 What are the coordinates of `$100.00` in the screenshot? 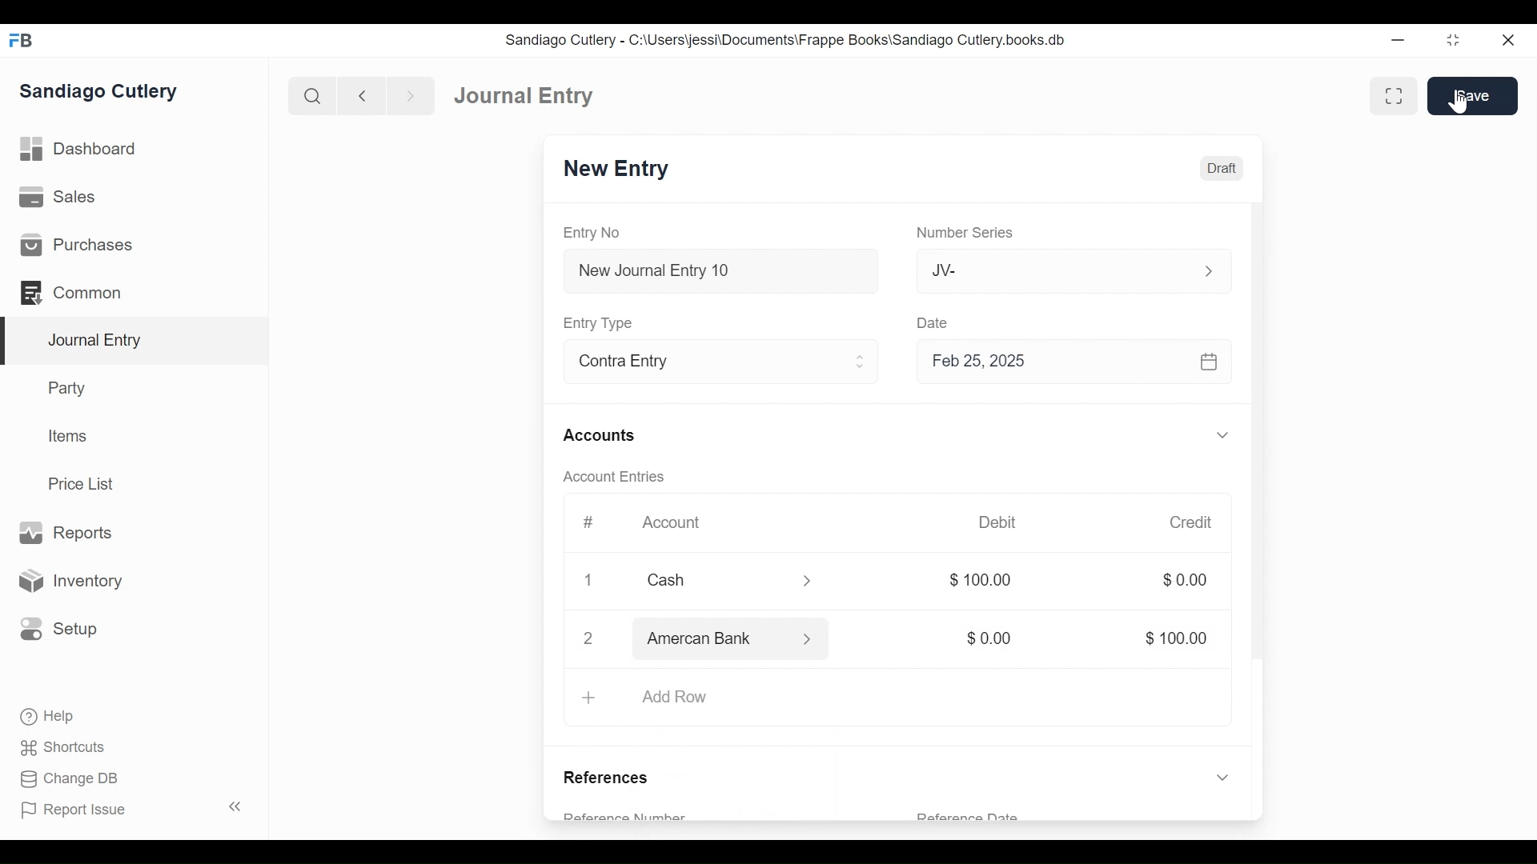 It's located at (977, 580).